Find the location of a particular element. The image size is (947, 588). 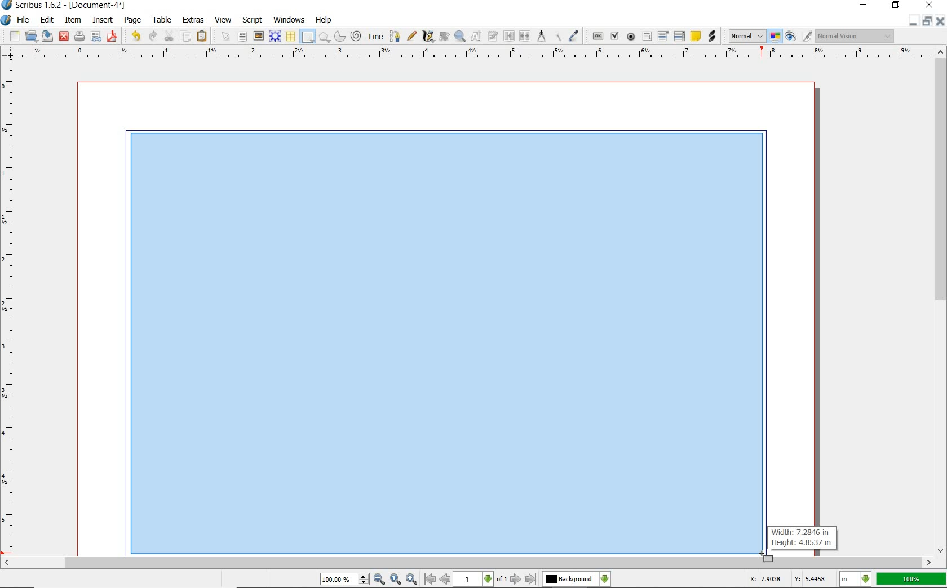

undo is located at coordinates (134, 36).